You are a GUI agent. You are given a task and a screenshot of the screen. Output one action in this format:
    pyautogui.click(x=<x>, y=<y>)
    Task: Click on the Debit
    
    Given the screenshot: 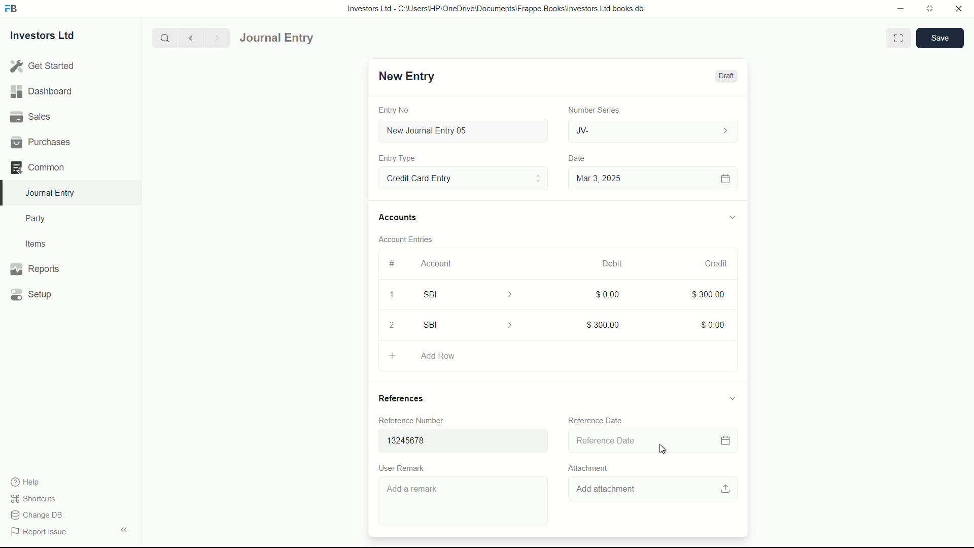 What is the action you would take?
    pyautogui.click(x=608, y=264)
    